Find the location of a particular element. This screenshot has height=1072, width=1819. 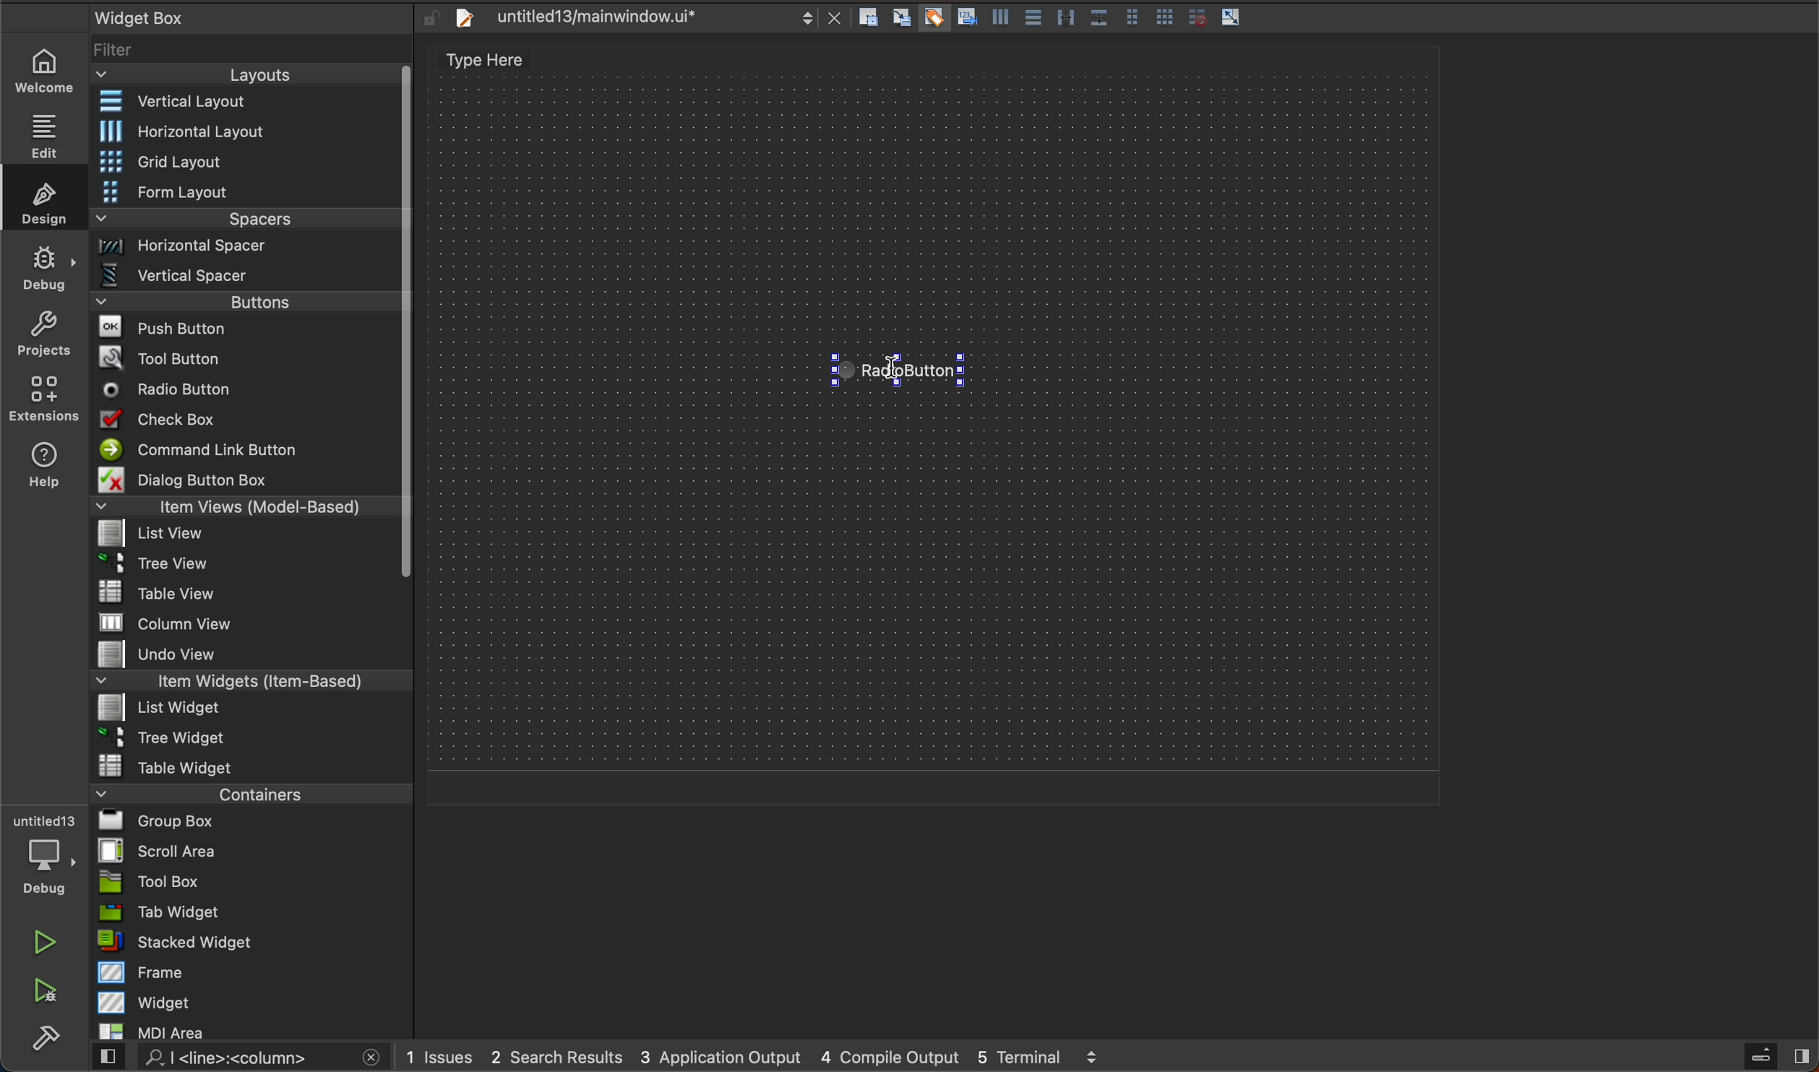

item views is located at coordinates (243, 509).